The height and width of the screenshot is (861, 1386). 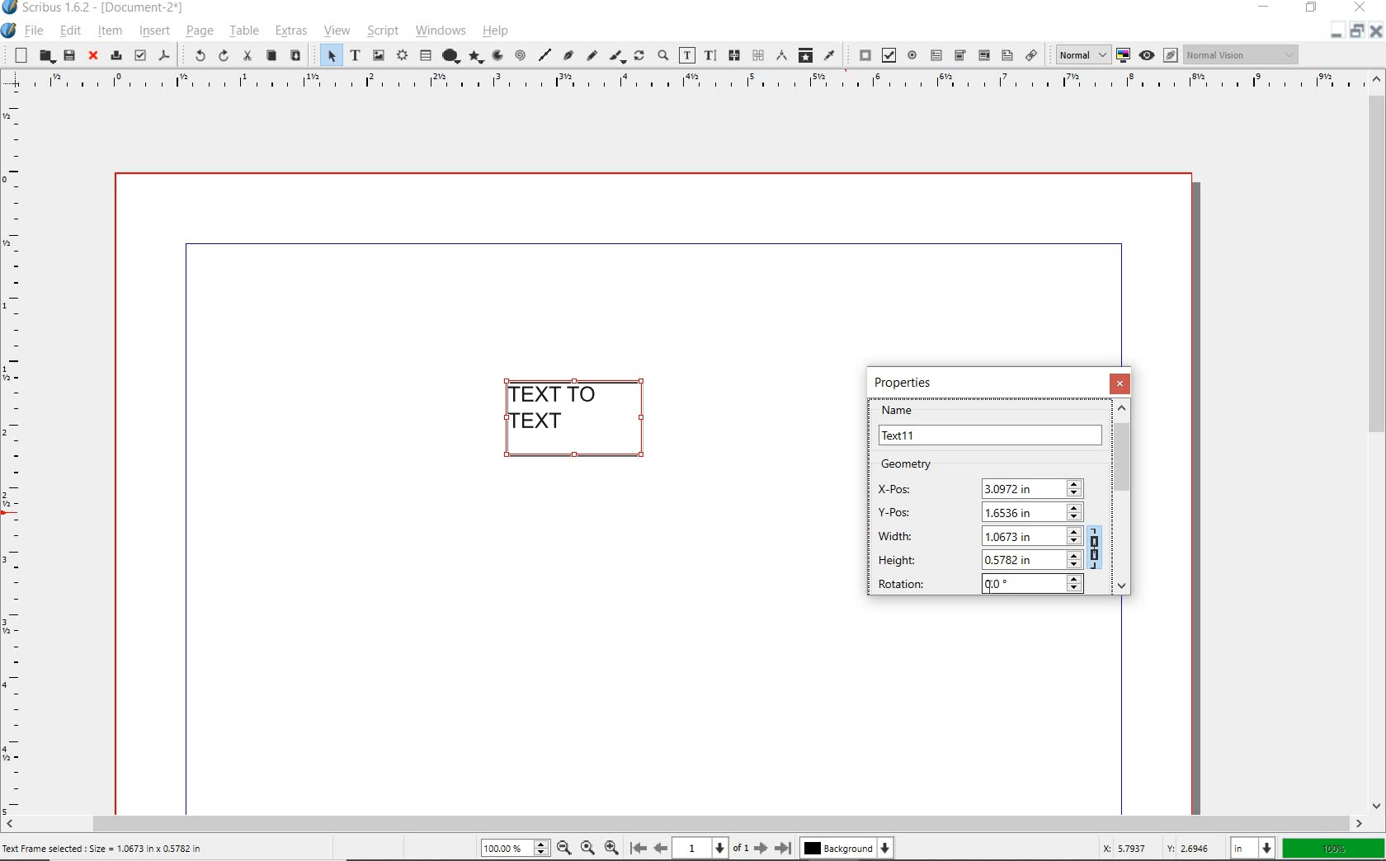 What do you see at coordinates (978, 534) in the screenshot?
I see `WIDTH` at bounding box center [978, 534].